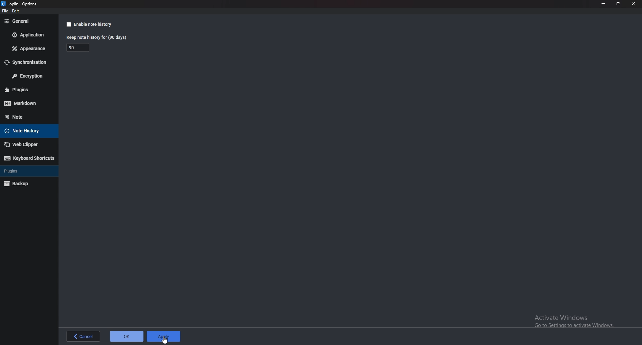  Describe the element at coordinates (633, 4) in the screenshot. I see `close` at that location.